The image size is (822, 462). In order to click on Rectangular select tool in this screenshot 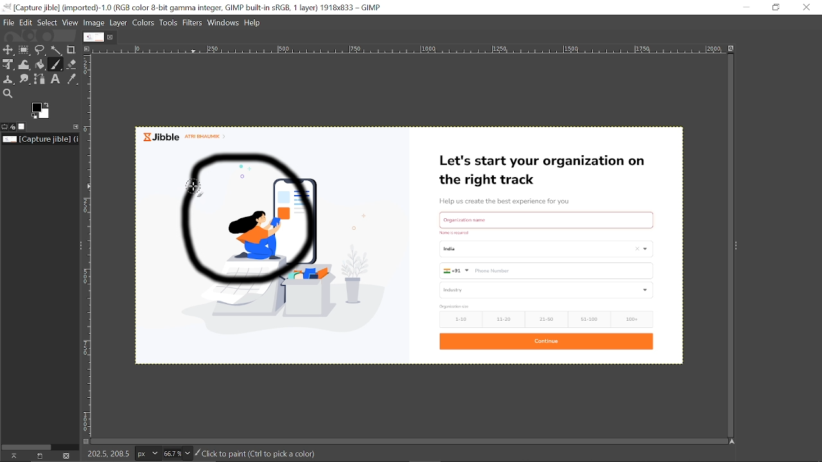, I will do `click(24, 50)`.